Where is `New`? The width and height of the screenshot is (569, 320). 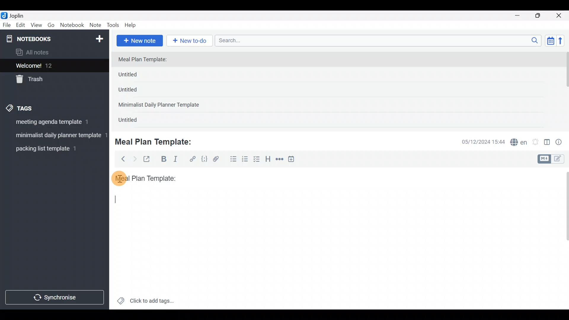
New is located at coordinates (99, 38).